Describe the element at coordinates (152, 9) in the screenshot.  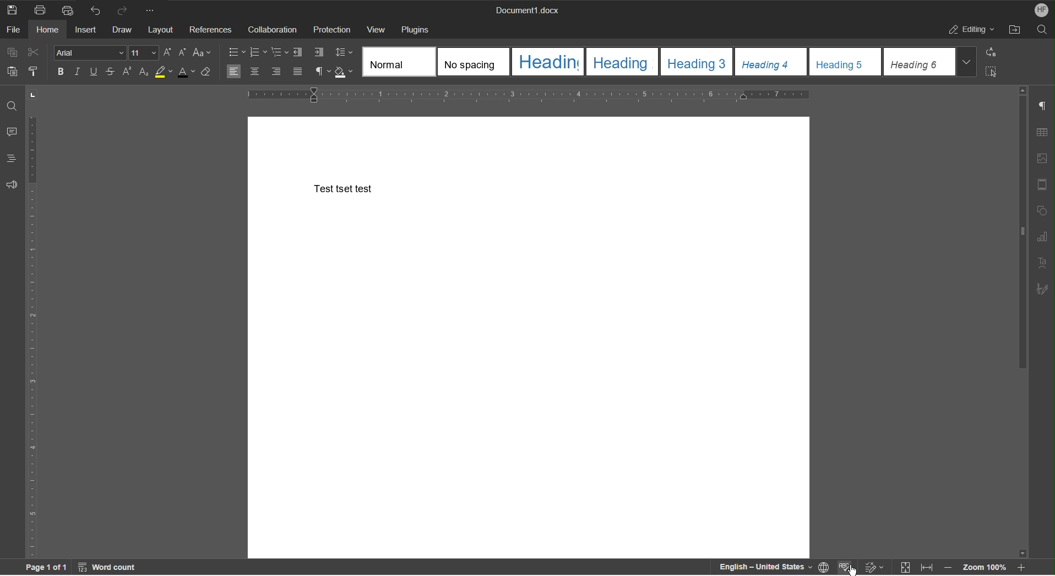
I see `More` at that location.